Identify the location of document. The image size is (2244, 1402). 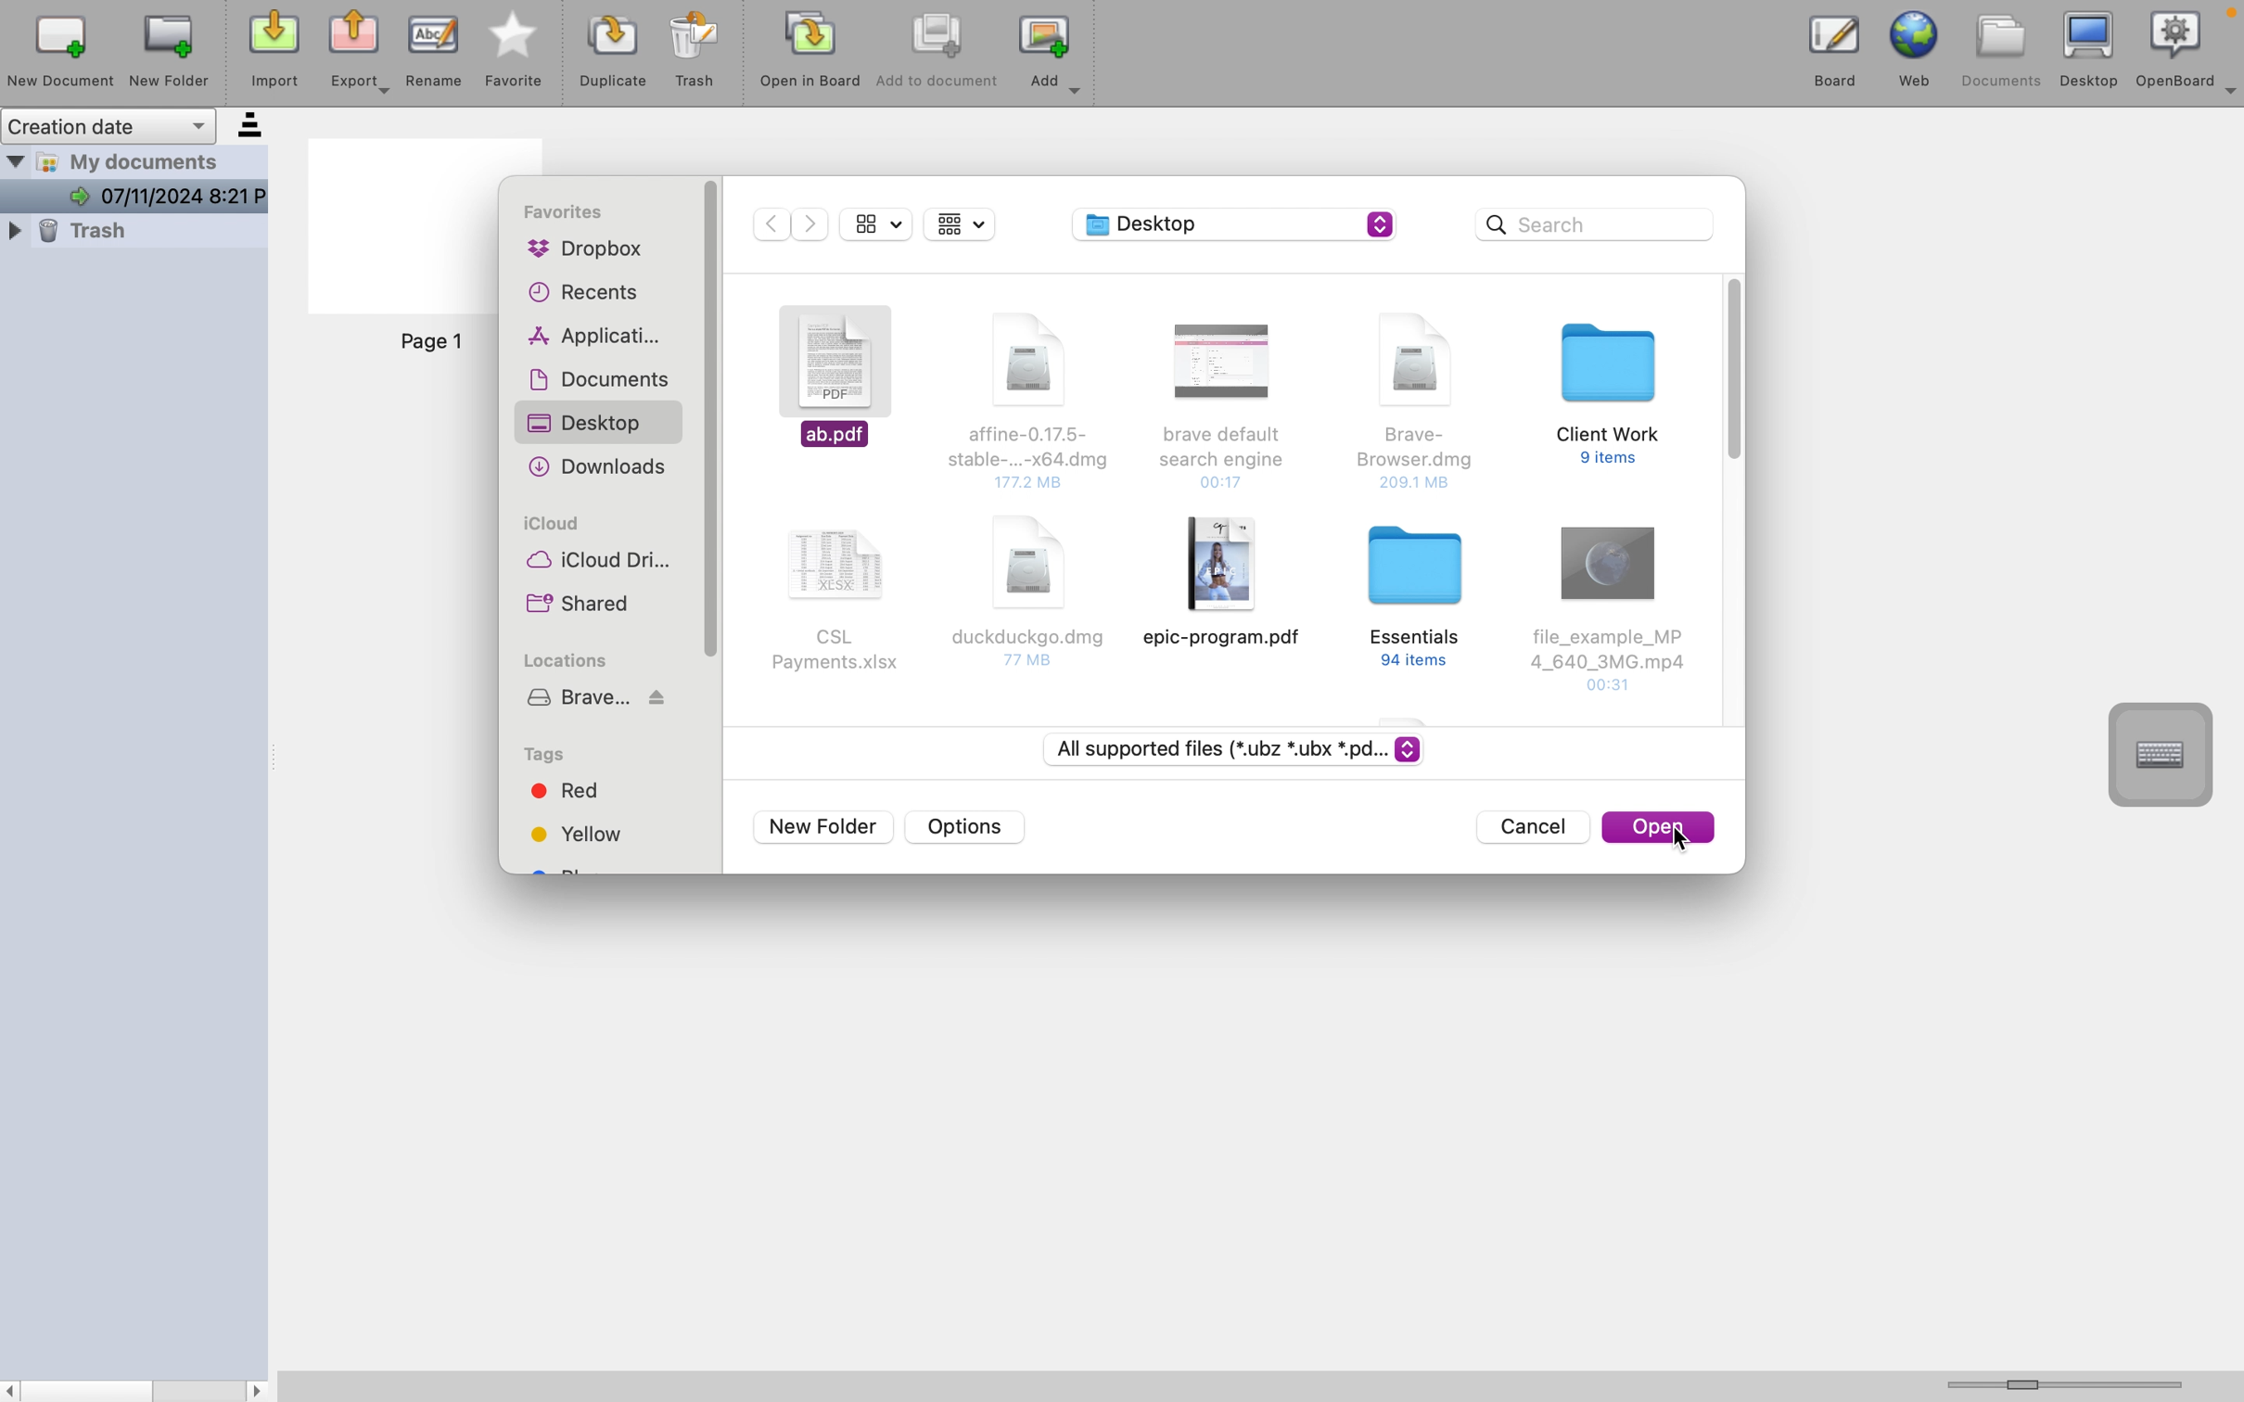
(1028, 398).